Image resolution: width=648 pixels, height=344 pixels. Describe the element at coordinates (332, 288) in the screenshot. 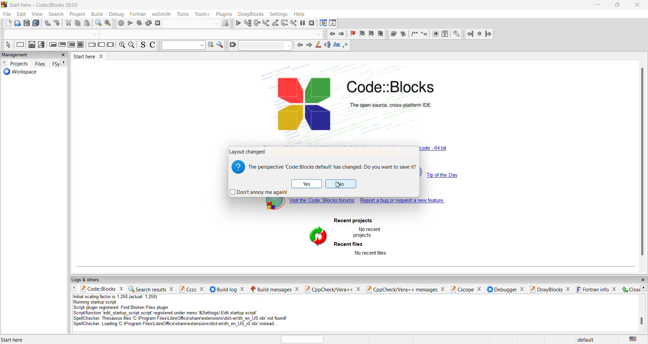

I see `cpp check pane` at that location.